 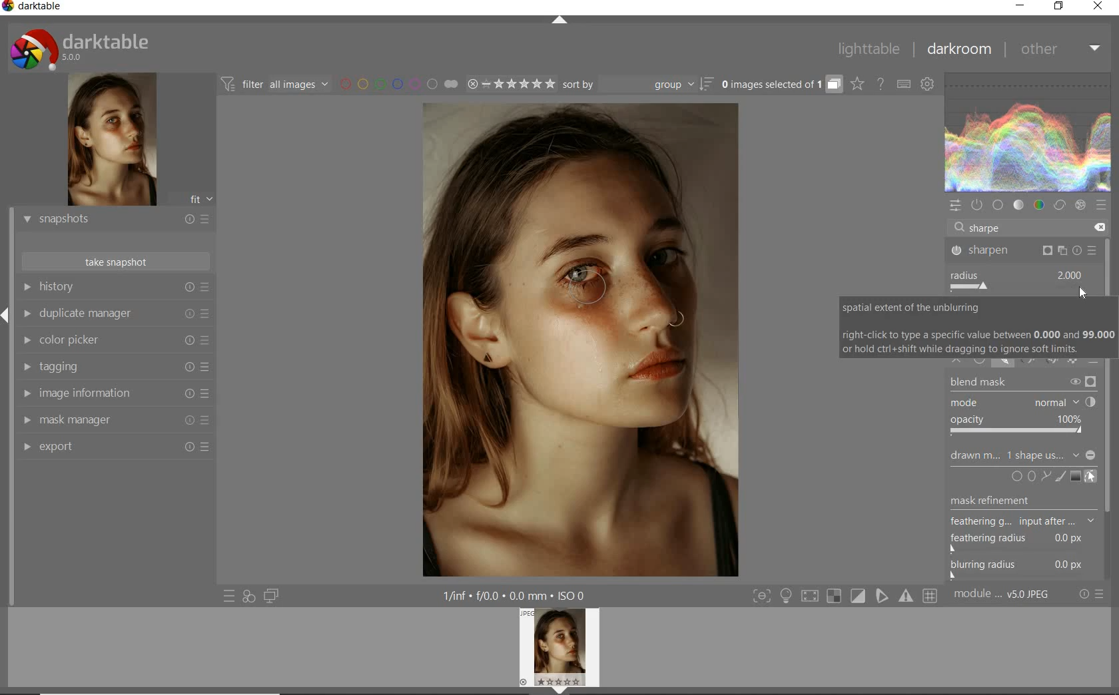 What do you see at coordinates (958, 359) in the screenshot?
I see `OFF` at bounding box center [958, 359].